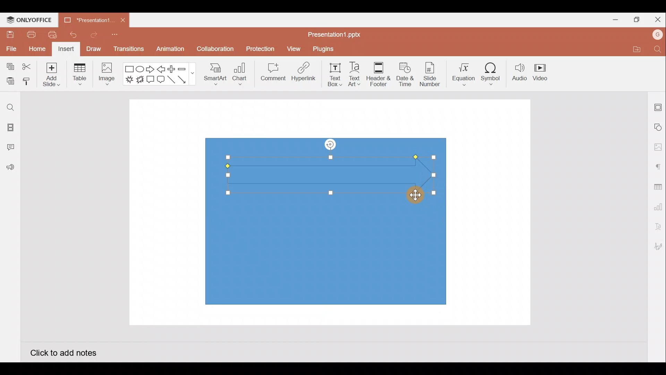 This screenshot has width=666, height=375. Describe the element at coordinates (29, 20) in the screenshot. I see `ONLYOFFICE` at that location.